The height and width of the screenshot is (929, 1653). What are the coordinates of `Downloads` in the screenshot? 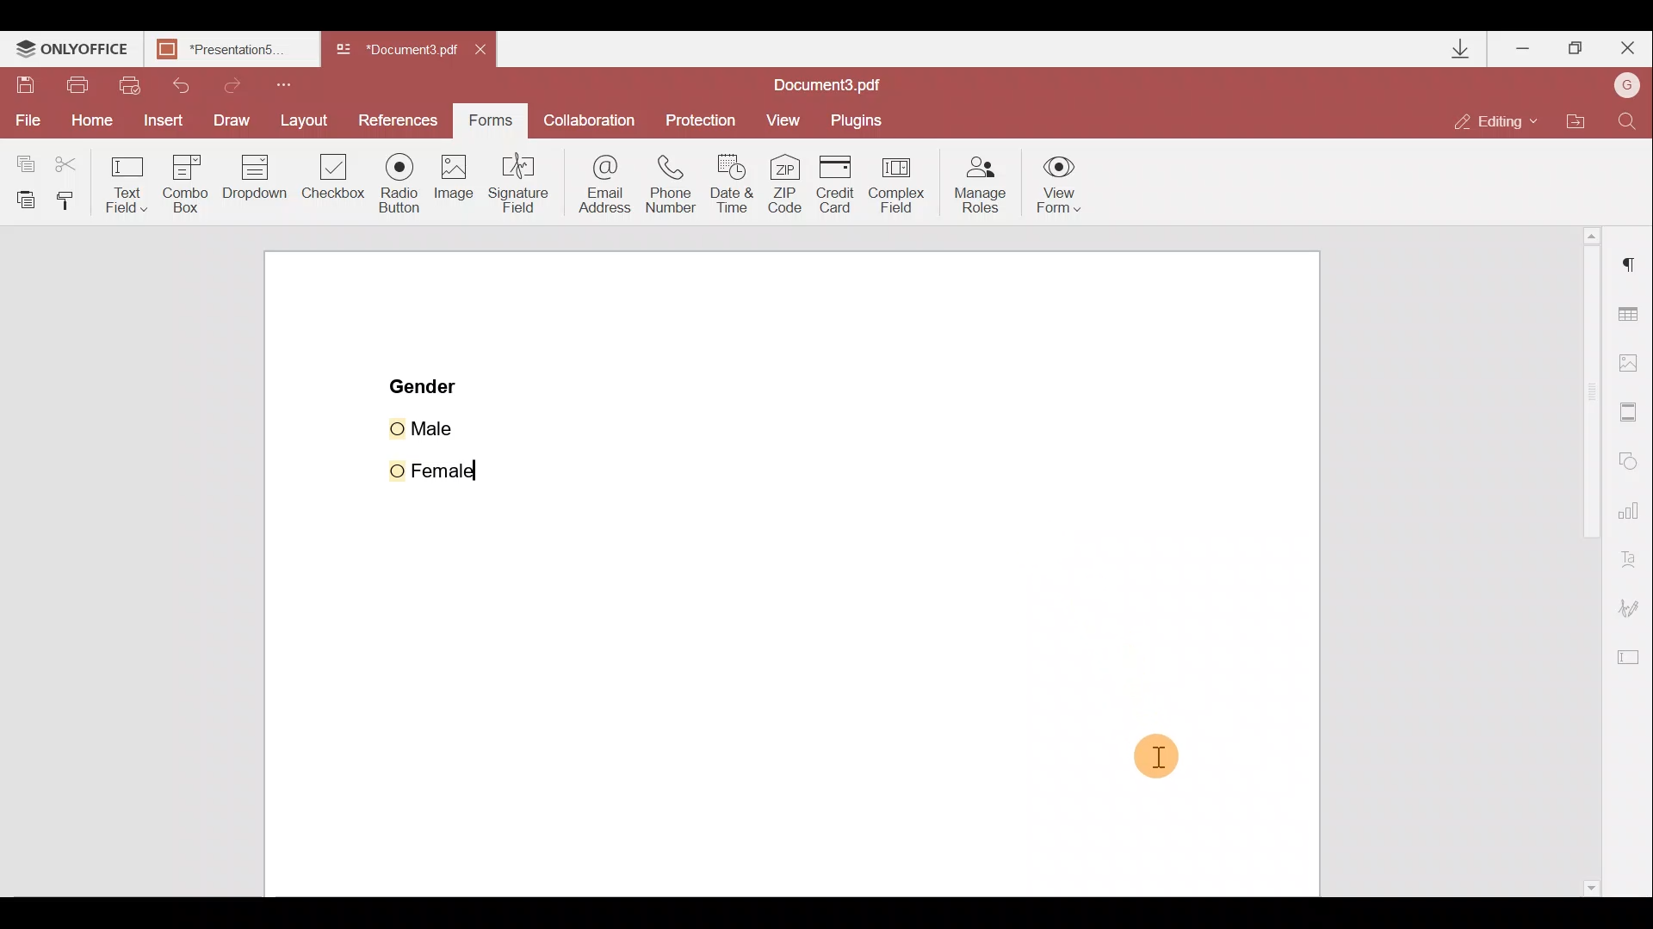 It's located at (1451, 46).